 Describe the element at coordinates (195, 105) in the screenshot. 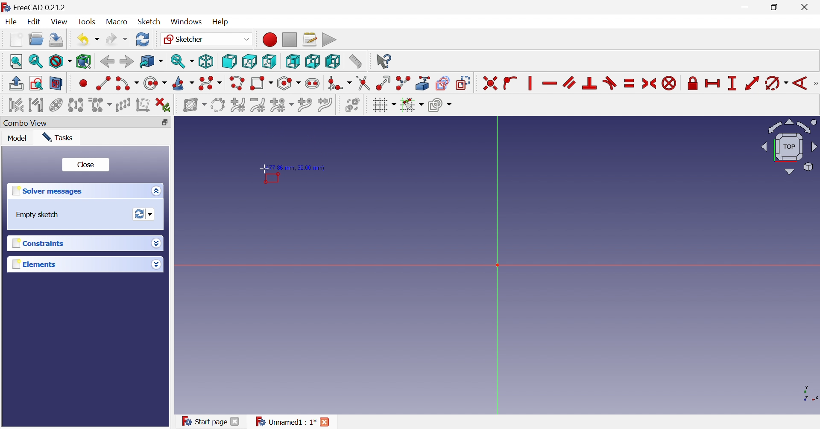

I see `Show/hide B-spline information layer` at that location.